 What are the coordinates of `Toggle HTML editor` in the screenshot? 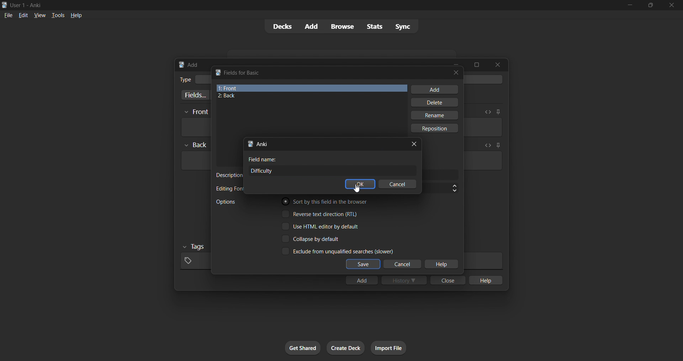 It's located at (487, 145).